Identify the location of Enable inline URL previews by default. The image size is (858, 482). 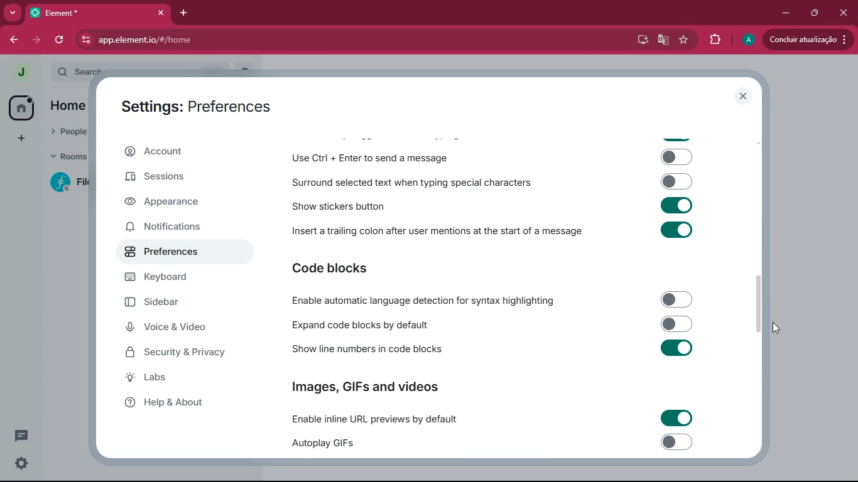
(491, 419).